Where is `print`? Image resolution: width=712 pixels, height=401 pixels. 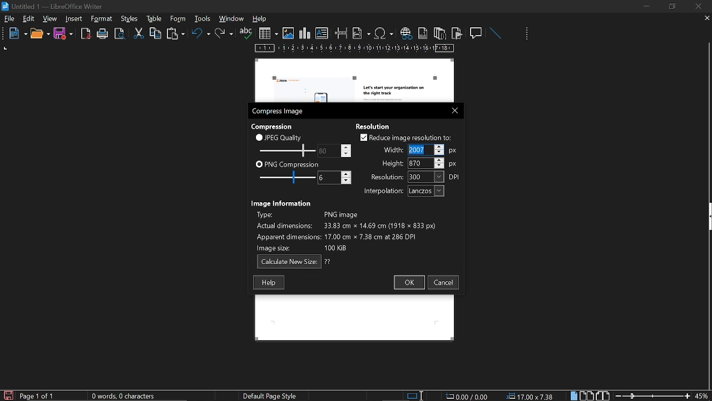
print is located at coordinates (103, 34).